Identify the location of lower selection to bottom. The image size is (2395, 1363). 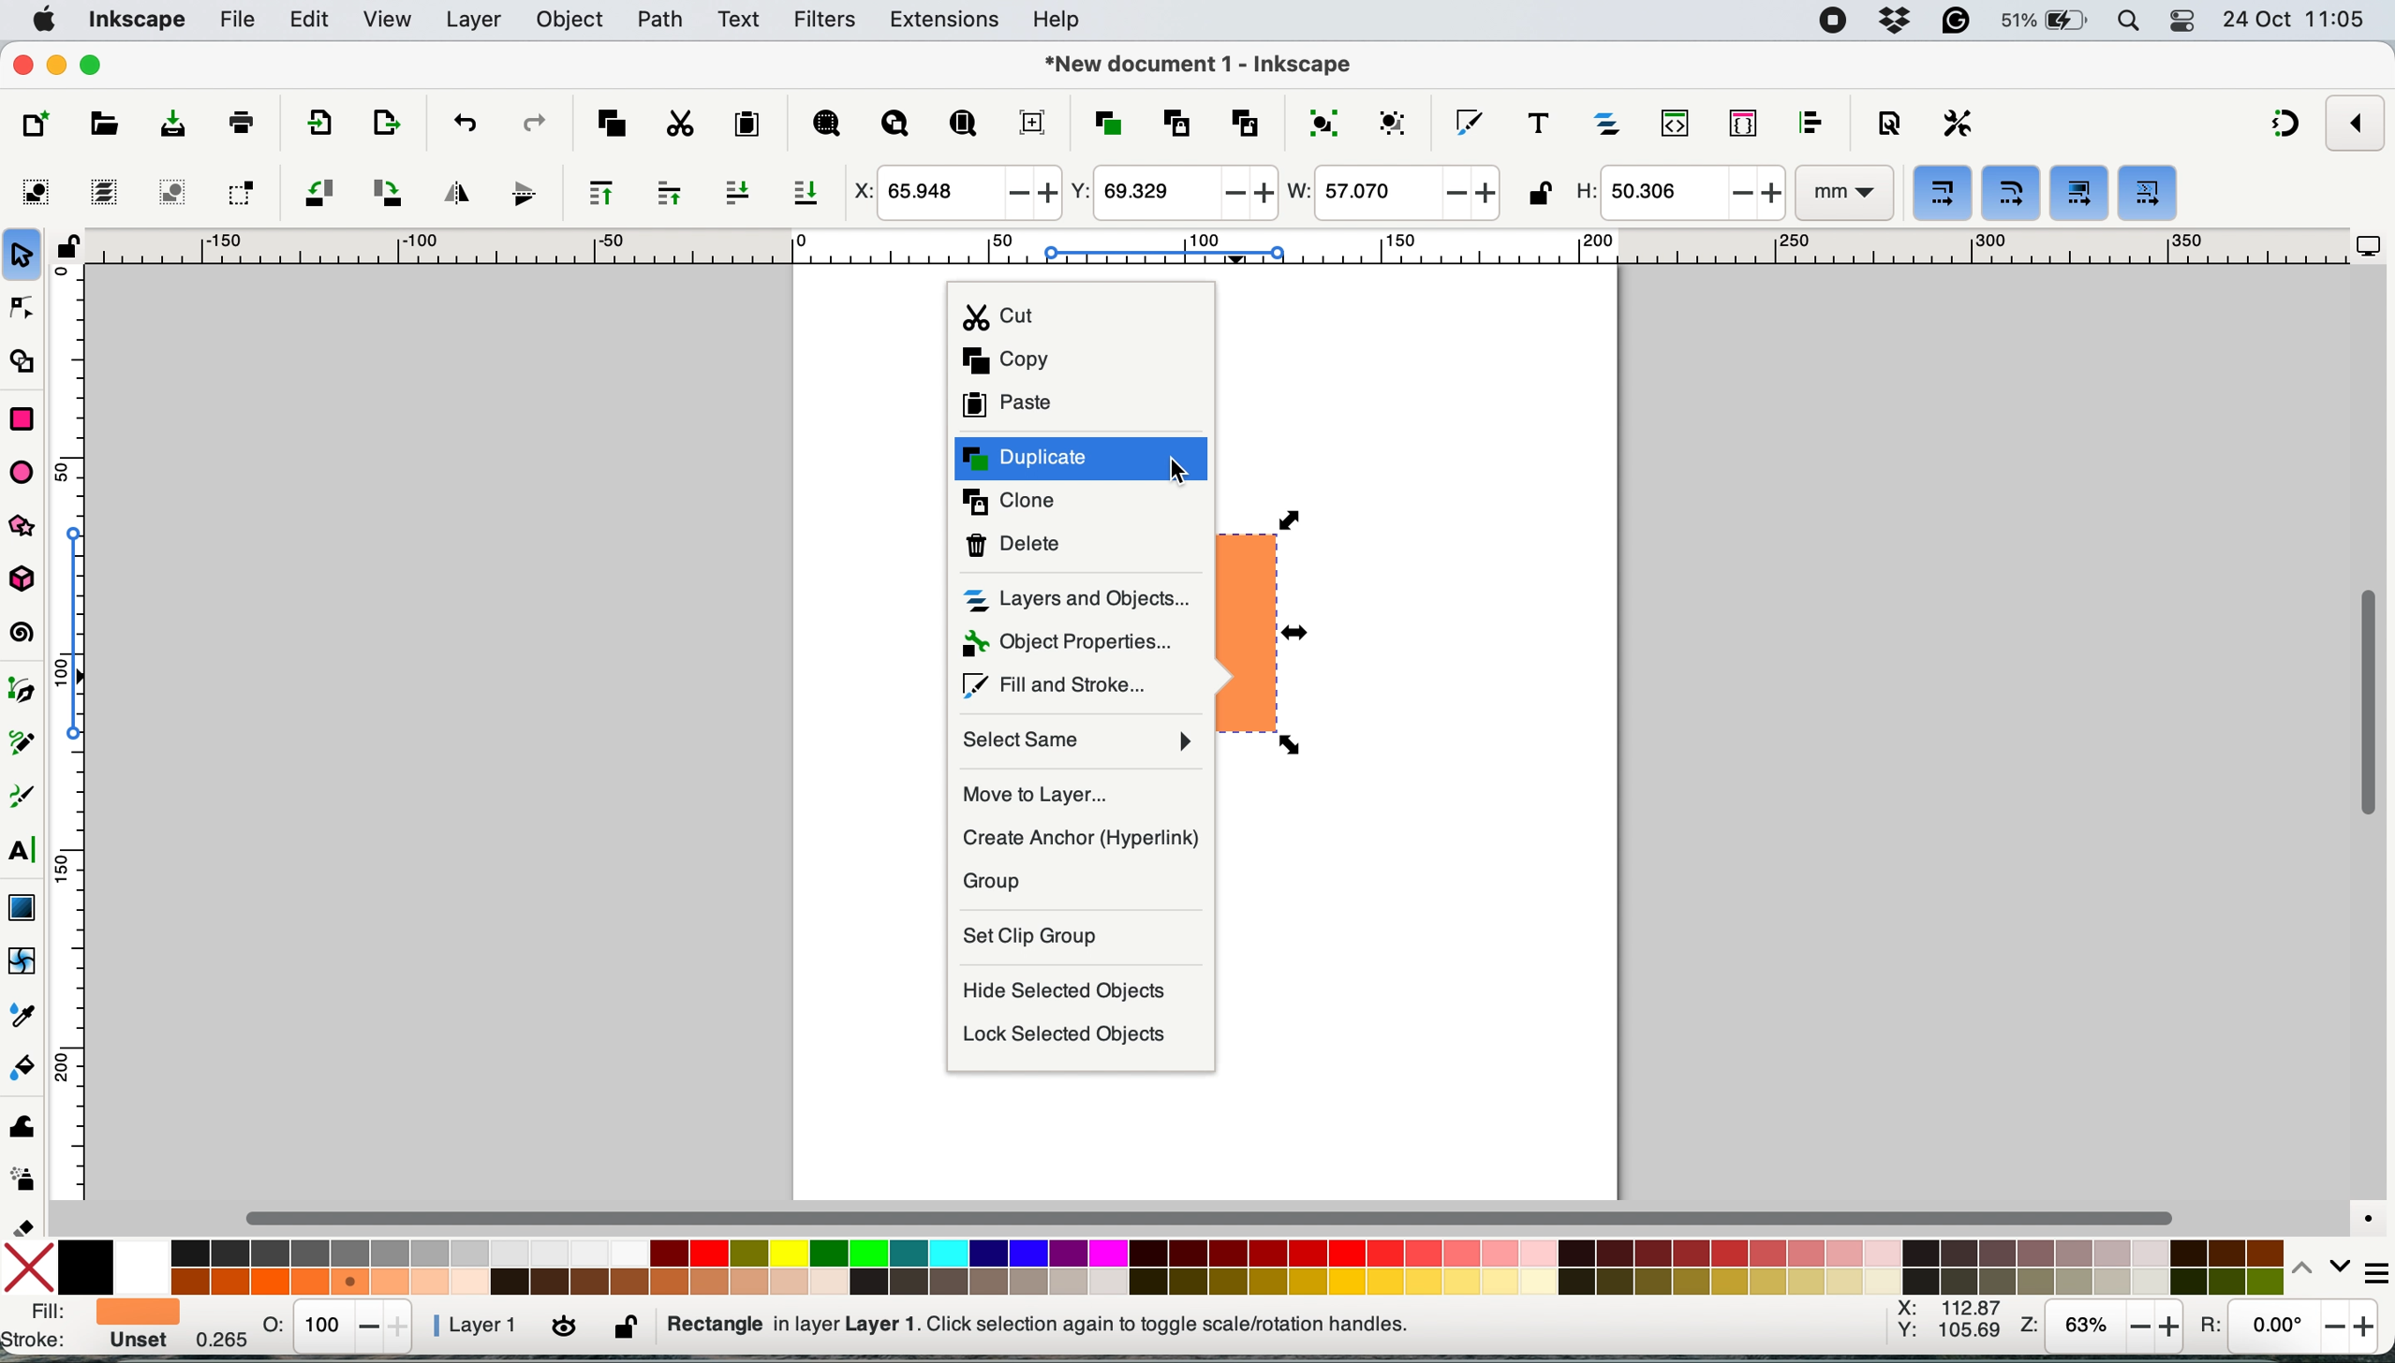
(810, 195).